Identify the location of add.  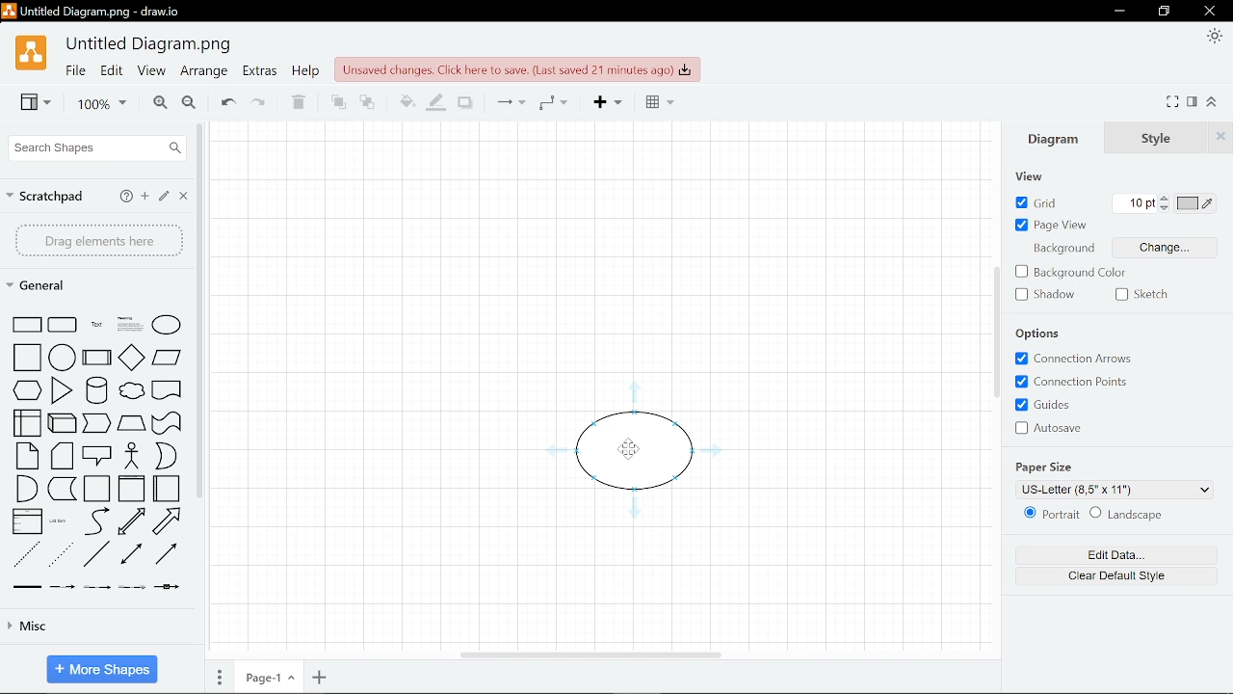
(144, 197).